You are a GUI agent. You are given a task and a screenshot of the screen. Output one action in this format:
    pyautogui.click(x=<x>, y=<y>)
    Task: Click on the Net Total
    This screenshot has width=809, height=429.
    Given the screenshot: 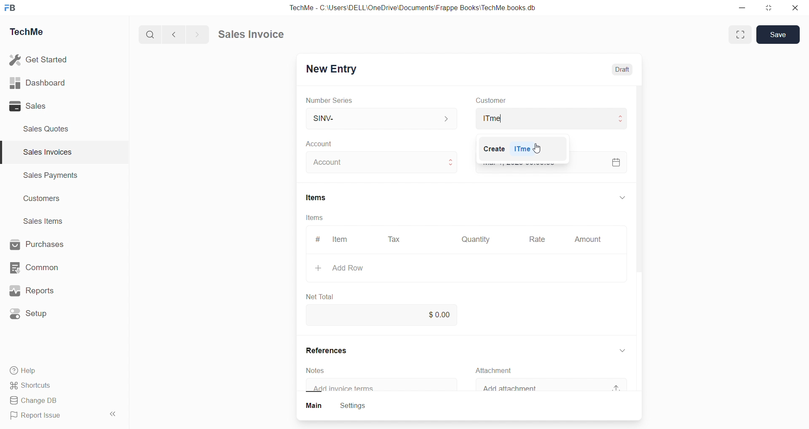 What is the action you would take?
    pyautogui.click(x=325, y=294)
    